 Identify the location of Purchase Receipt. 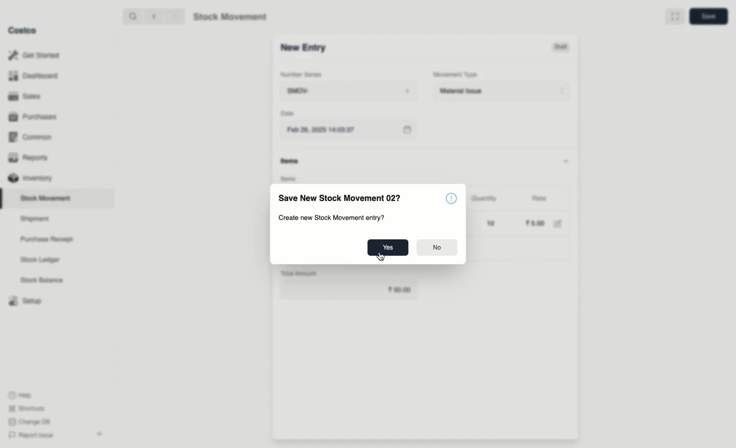
(50, 239).